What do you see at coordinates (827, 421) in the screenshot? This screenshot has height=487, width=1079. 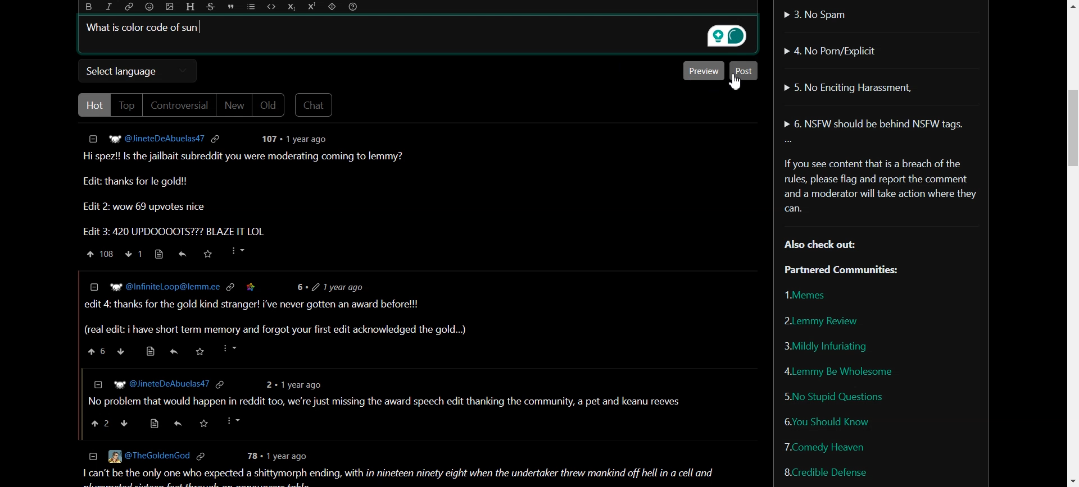 I see `You Should Know` at bounding box center [827, 421].